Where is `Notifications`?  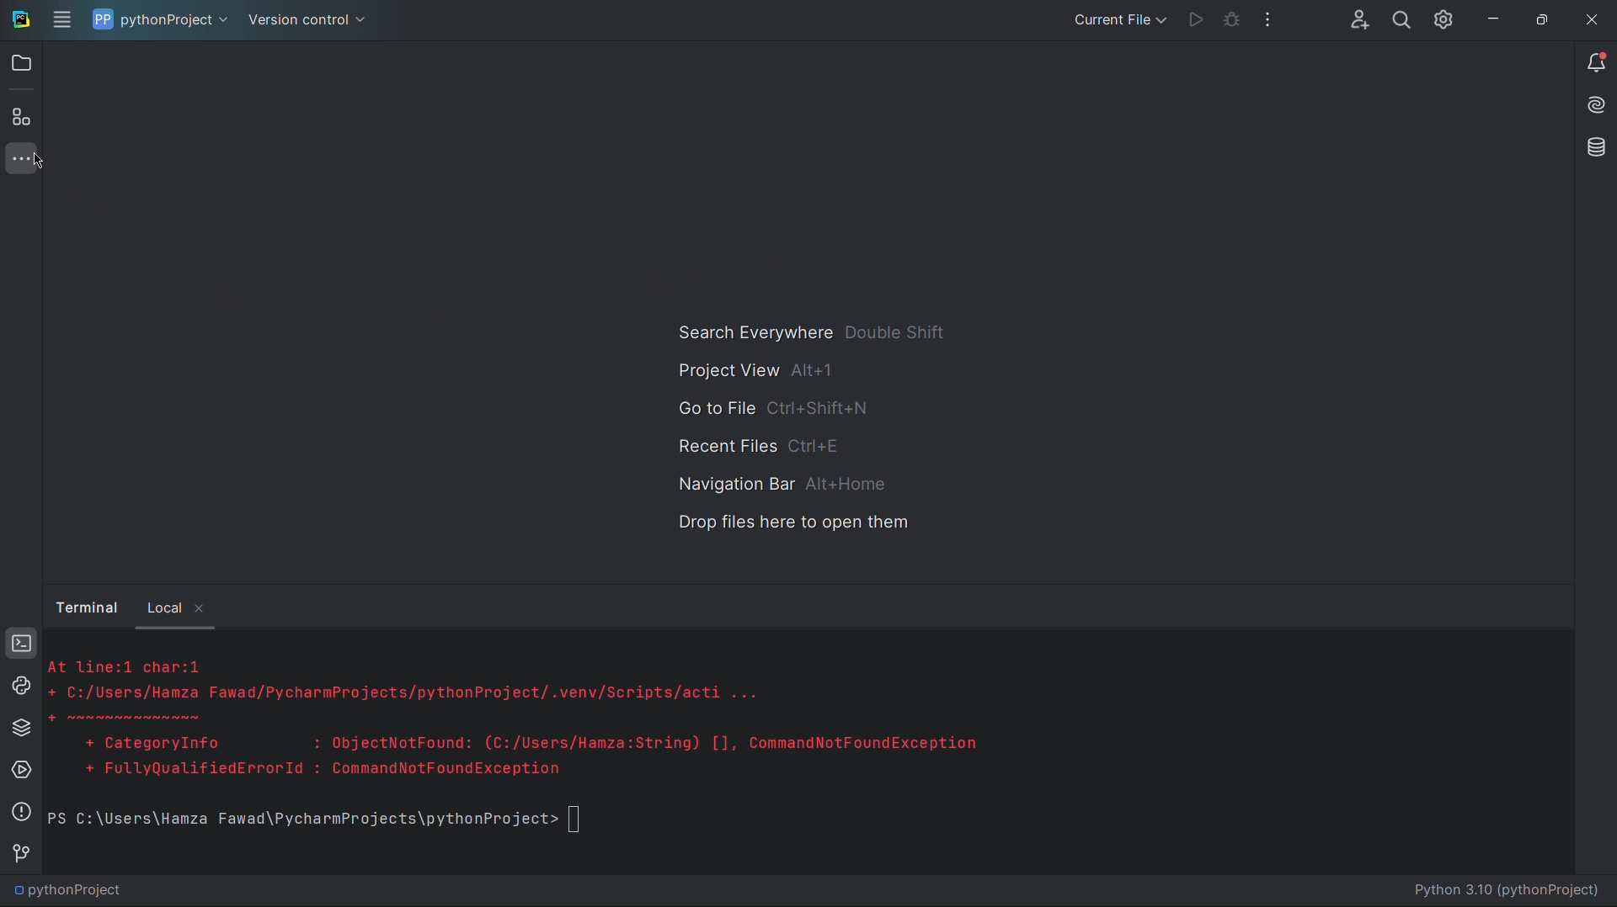 Notifications is located at coordinates (1596, 63).